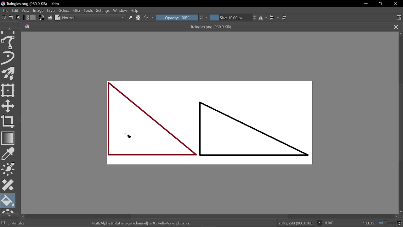  What do you see at coordinates (26, 11) in the screenshot?
I see `View` at bounding box center [26, 11].